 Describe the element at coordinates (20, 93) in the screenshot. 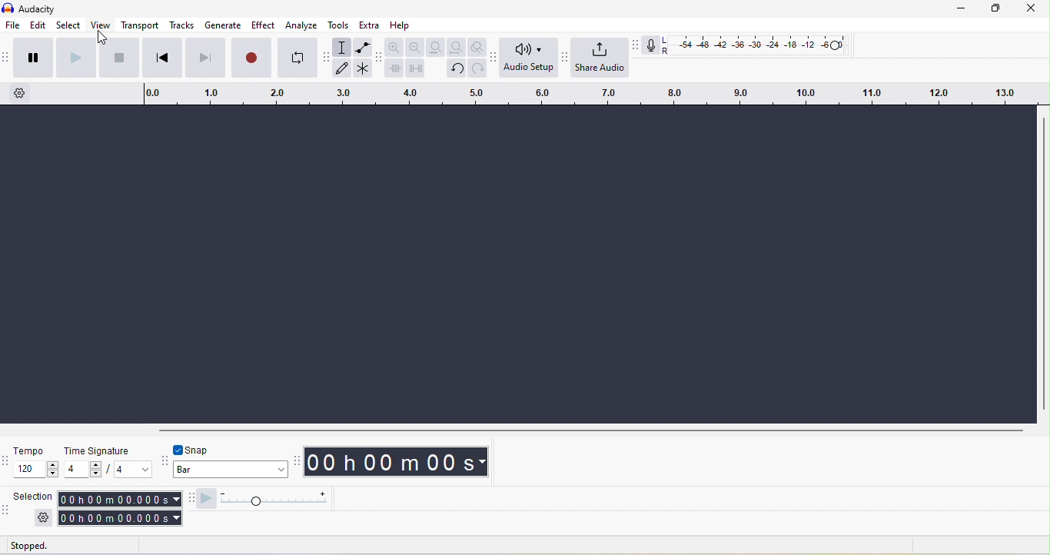

I see `timeline settings` at that location.